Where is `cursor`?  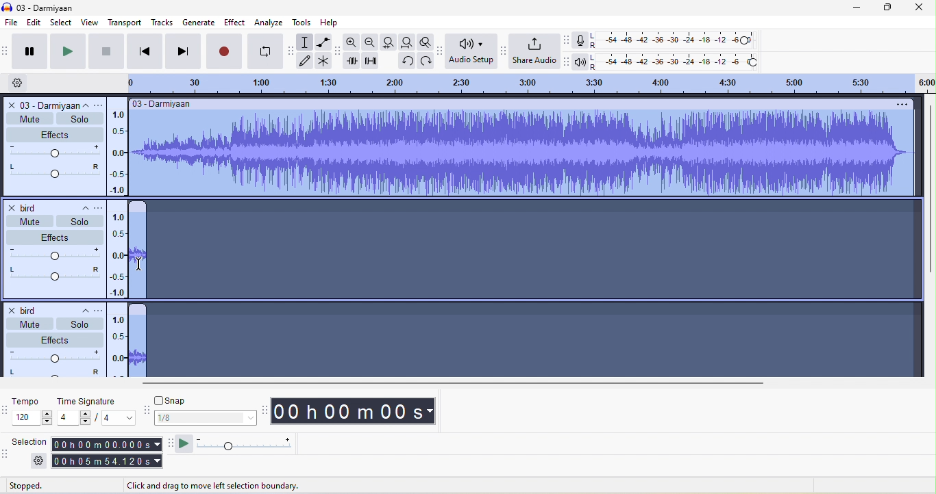
cursor is located at coordinates (139, 263).